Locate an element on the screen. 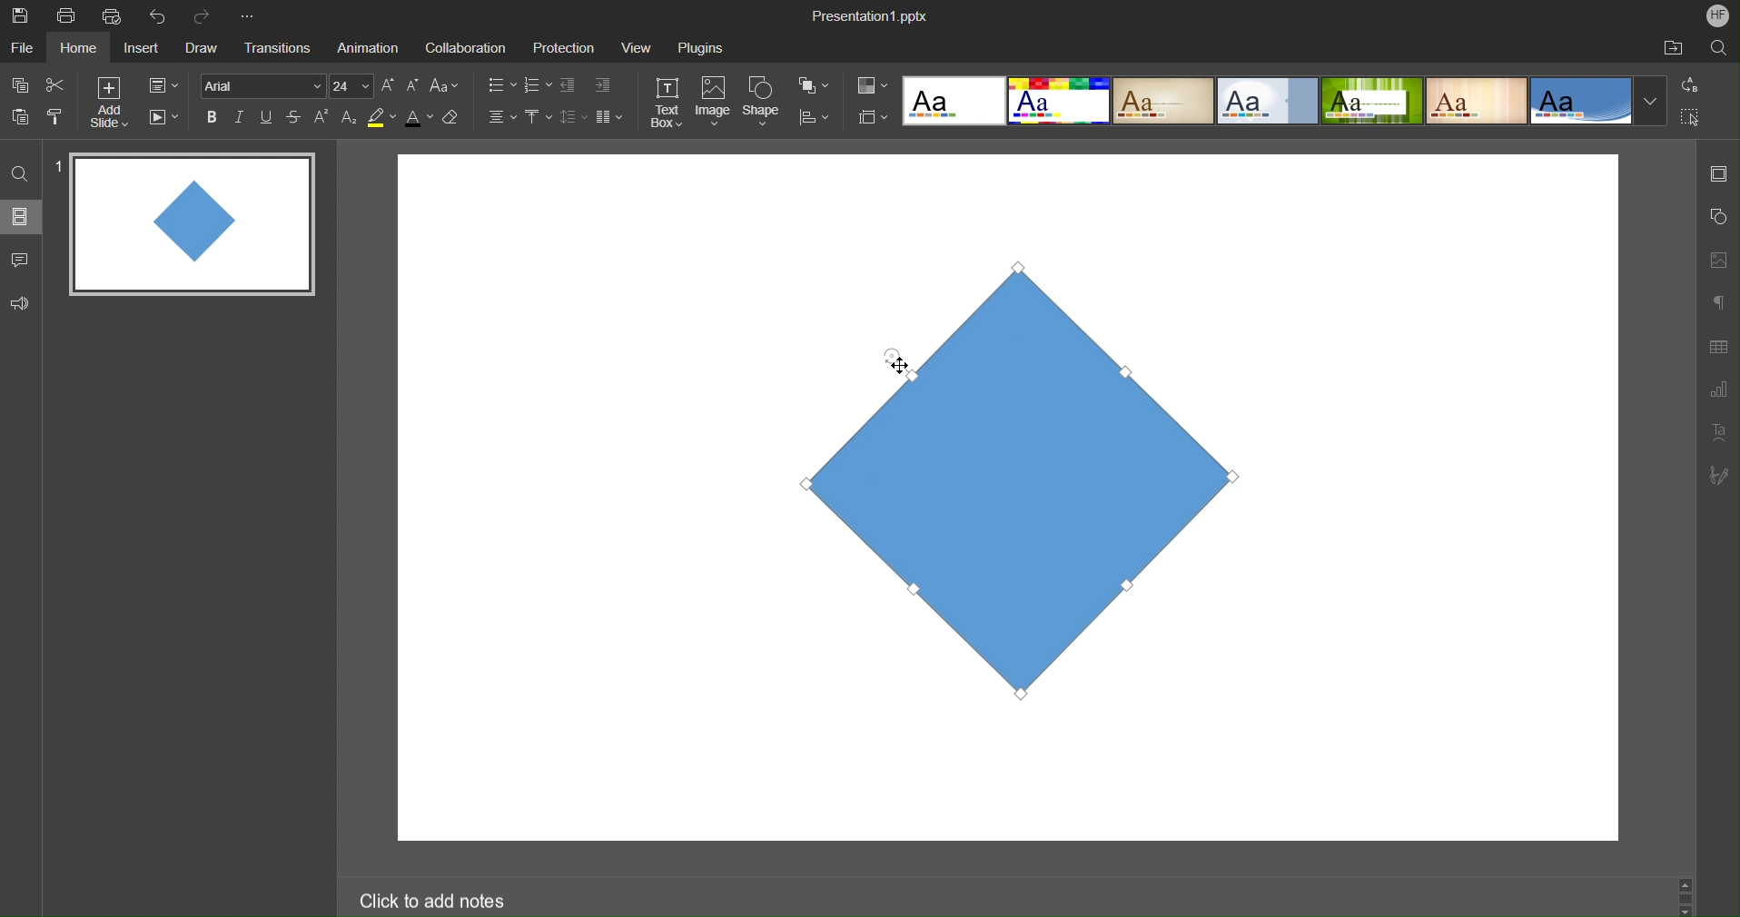 This screenshot has height=917, width=1740. Font is located at coordinates (262, 86).